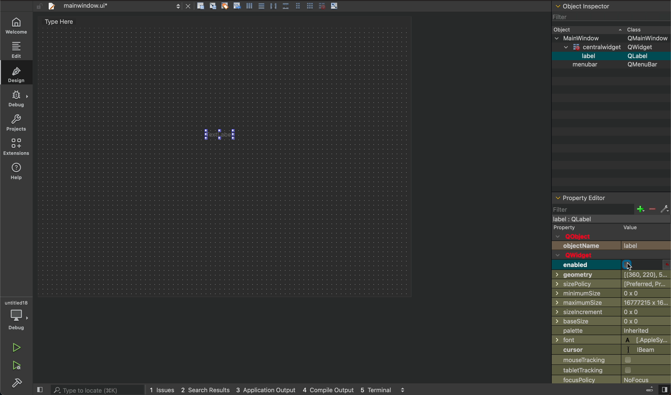 The image size is (671, 395). What do you see at coordinates (647, 349) in the screenshot?
I see `bear` at bounding box center [647, 349].